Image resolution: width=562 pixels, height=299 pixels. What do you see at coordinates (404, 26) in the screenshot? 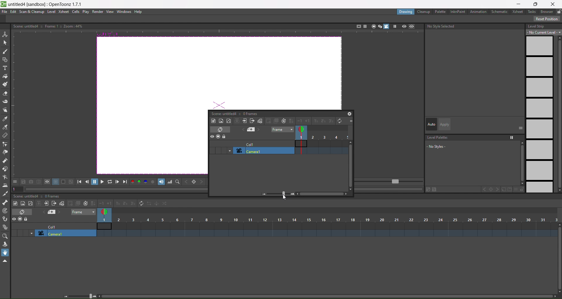
I see `preview` at bounding box center [404, 26].